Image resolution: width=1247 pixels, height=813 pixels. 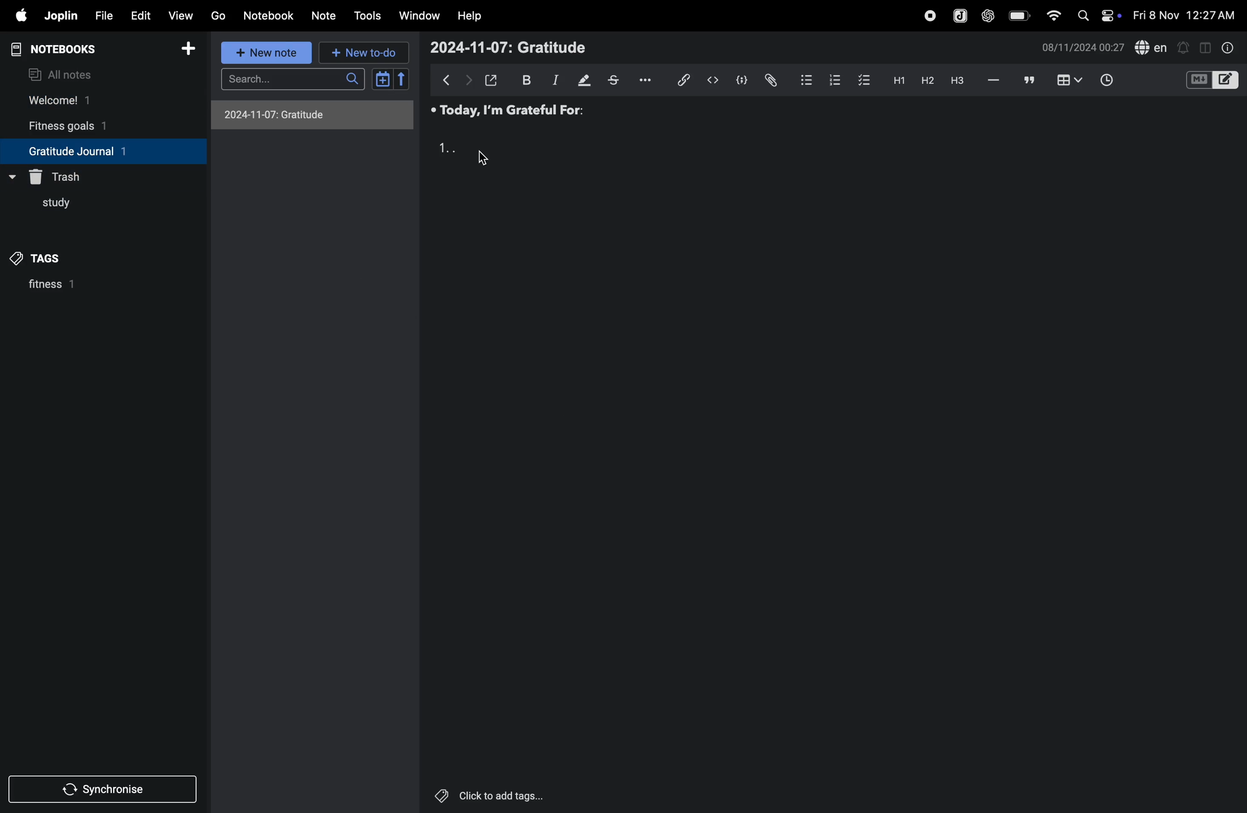 What do you see at coordinates (928, 16) in the screenshot?
I see `record` at bounding box center [928, 16].